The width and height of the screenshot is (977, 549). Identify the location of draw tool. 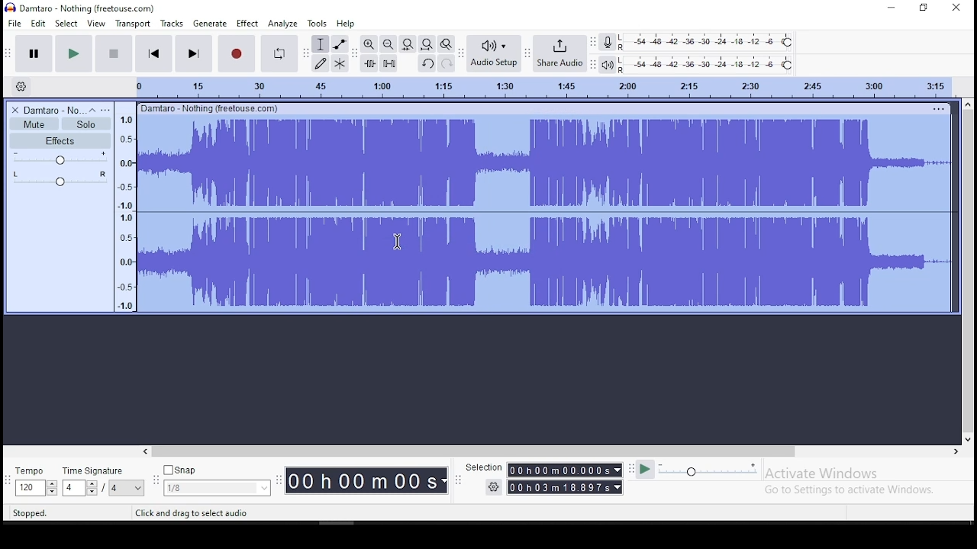
(318, 63).